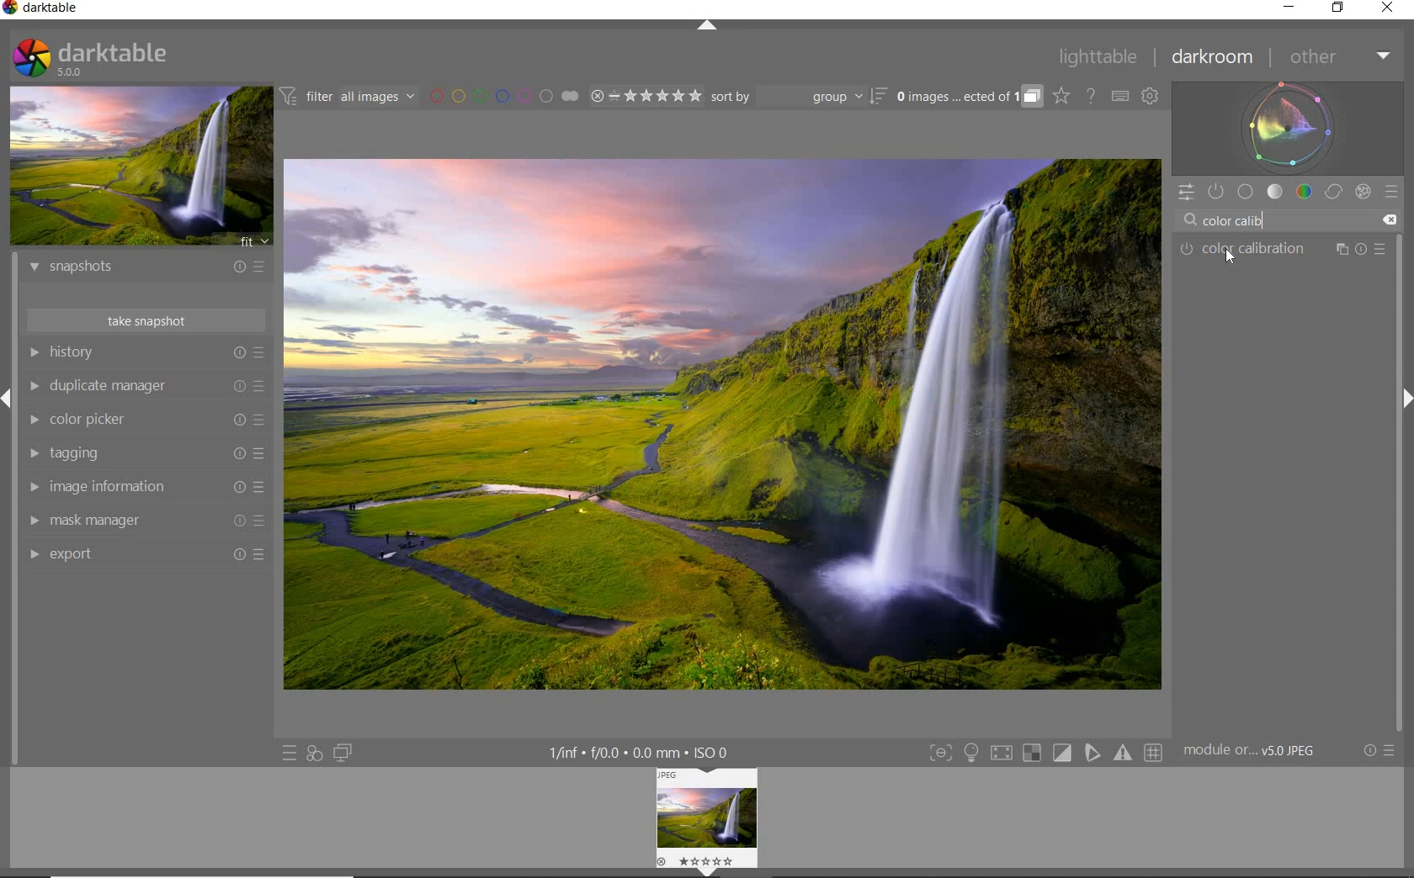 Image resolution: width=1414 pixels, height=878 pixels. What do you see at coordinates (146, 385) in the screenshot?
I see `duplicate manager` at bounding box center [146, 385].